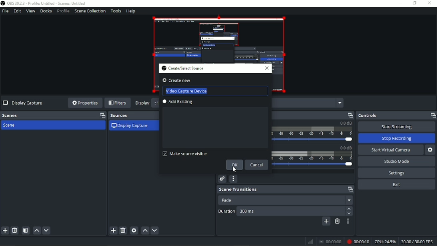 The width and height of the screenshot is (437, 246). I want to click on Scene, so click(16, 125).